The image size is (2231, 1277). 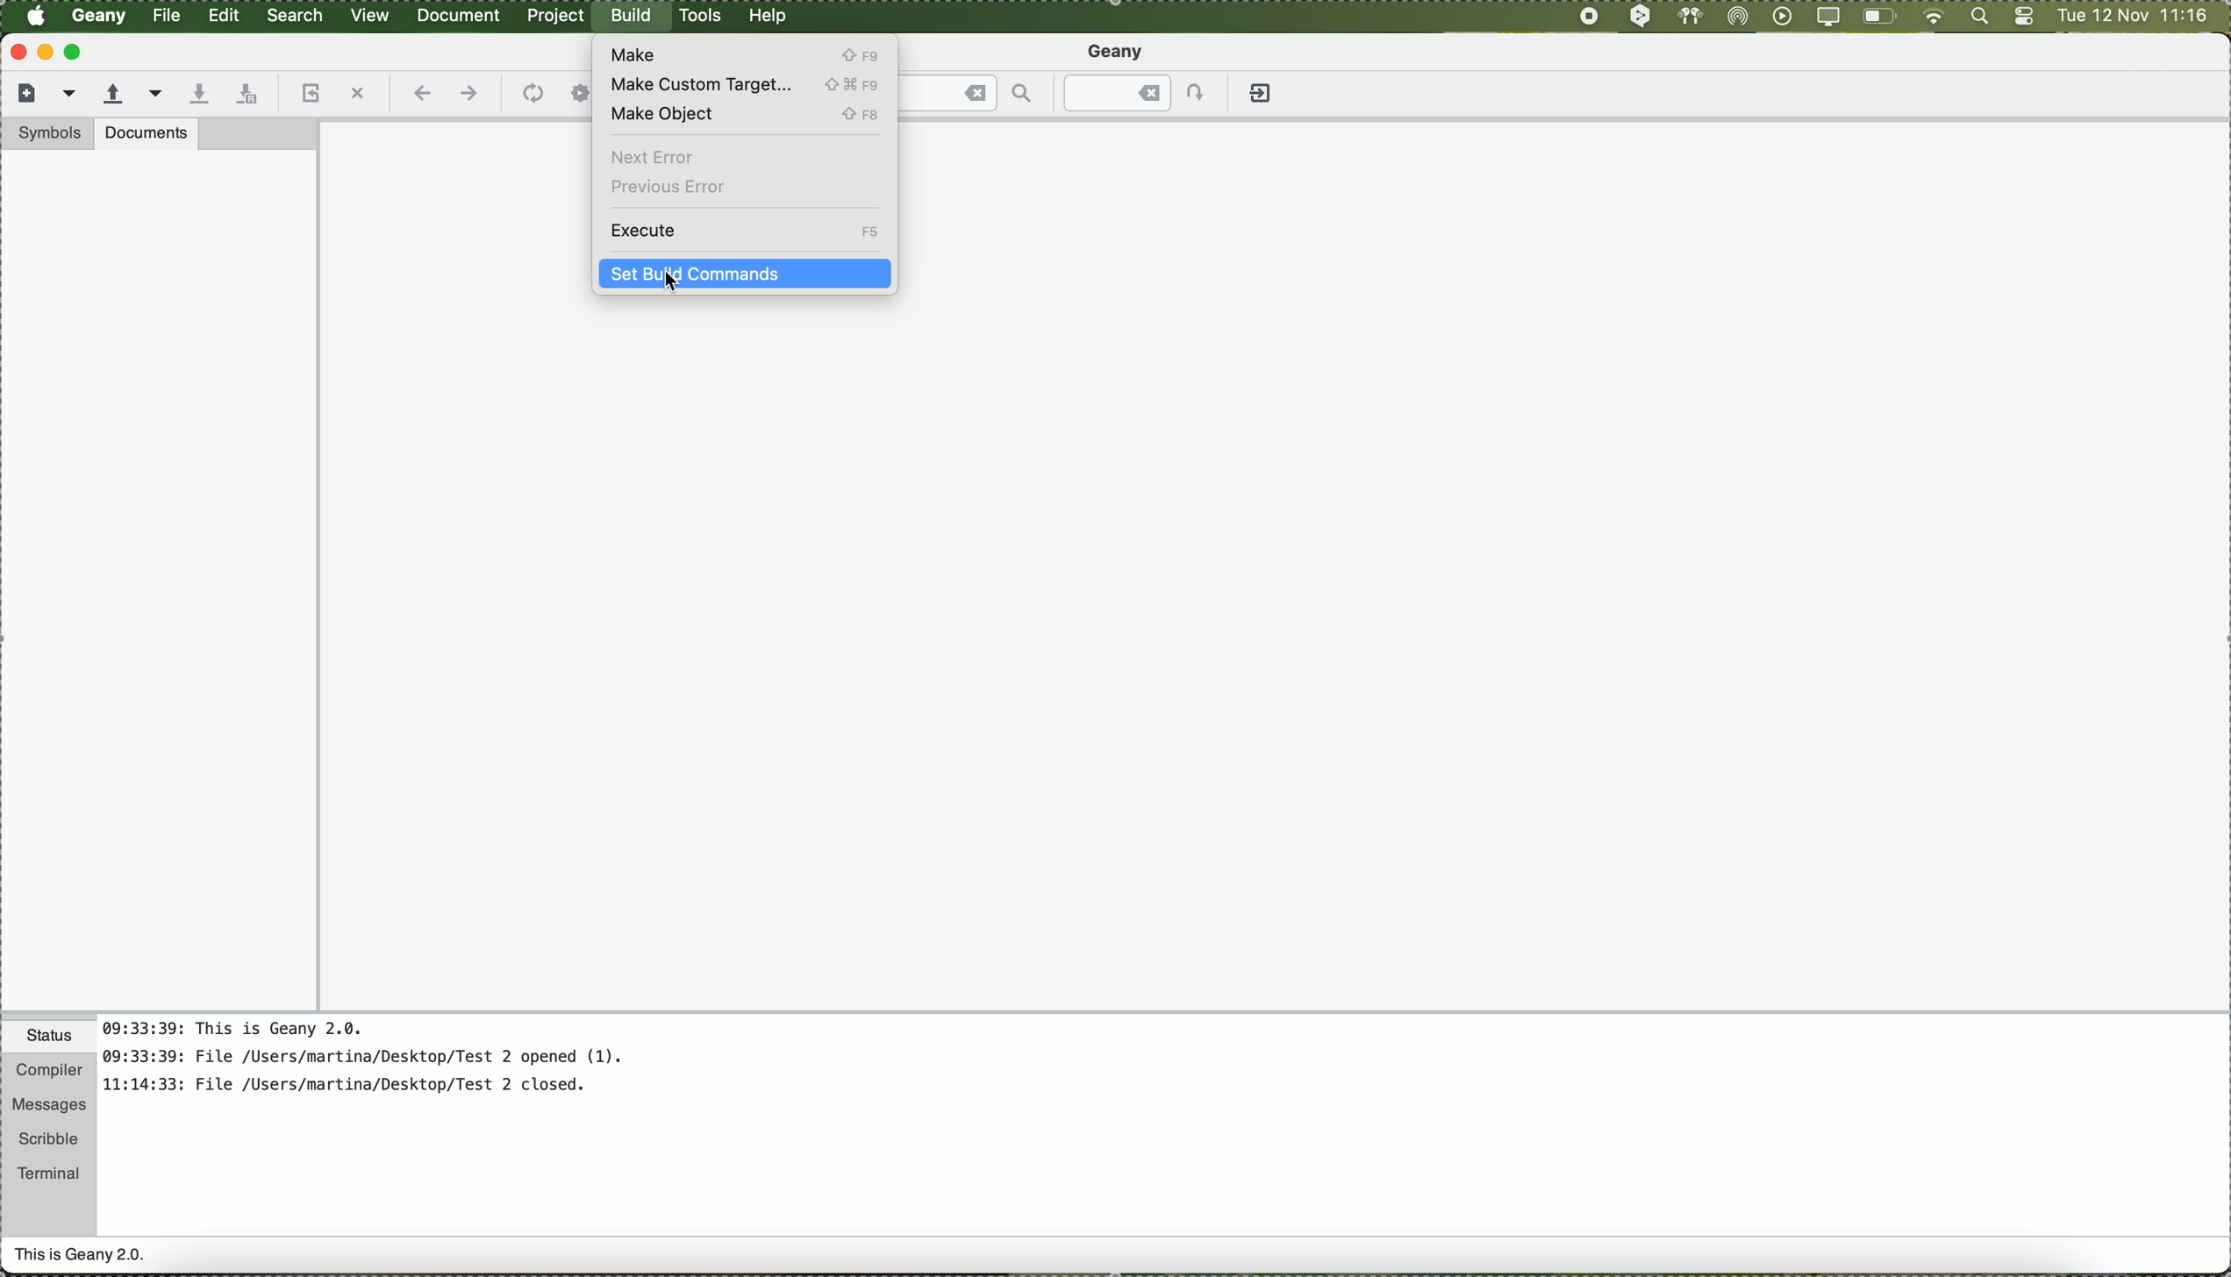 I want to click on terminal, so click(x=49, y=1170).